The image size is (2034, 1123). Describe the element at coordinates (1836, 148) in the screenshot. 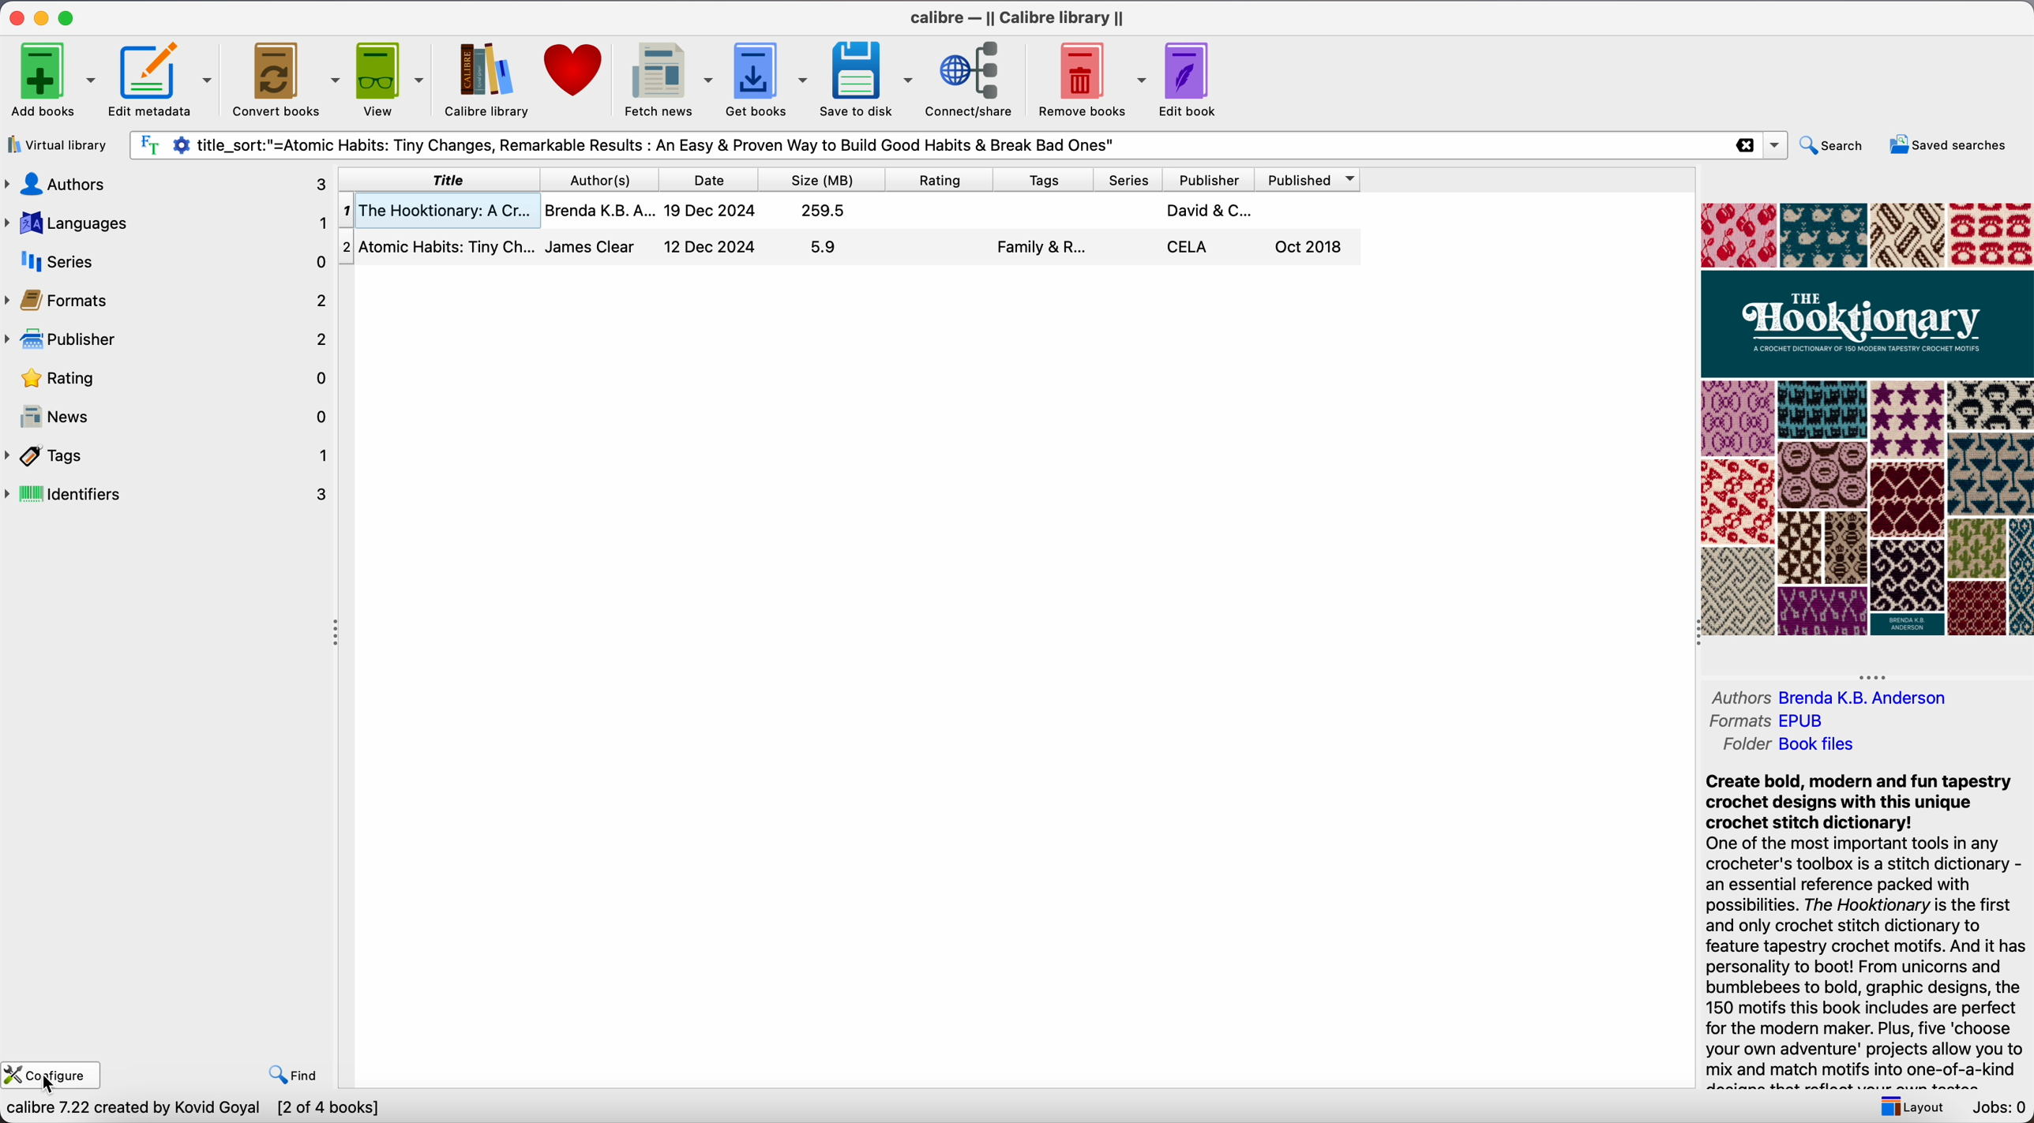

I see `search` at that location.